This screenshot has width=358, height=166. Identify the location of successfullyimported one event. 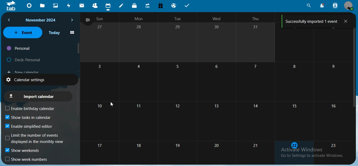
(312, 20).